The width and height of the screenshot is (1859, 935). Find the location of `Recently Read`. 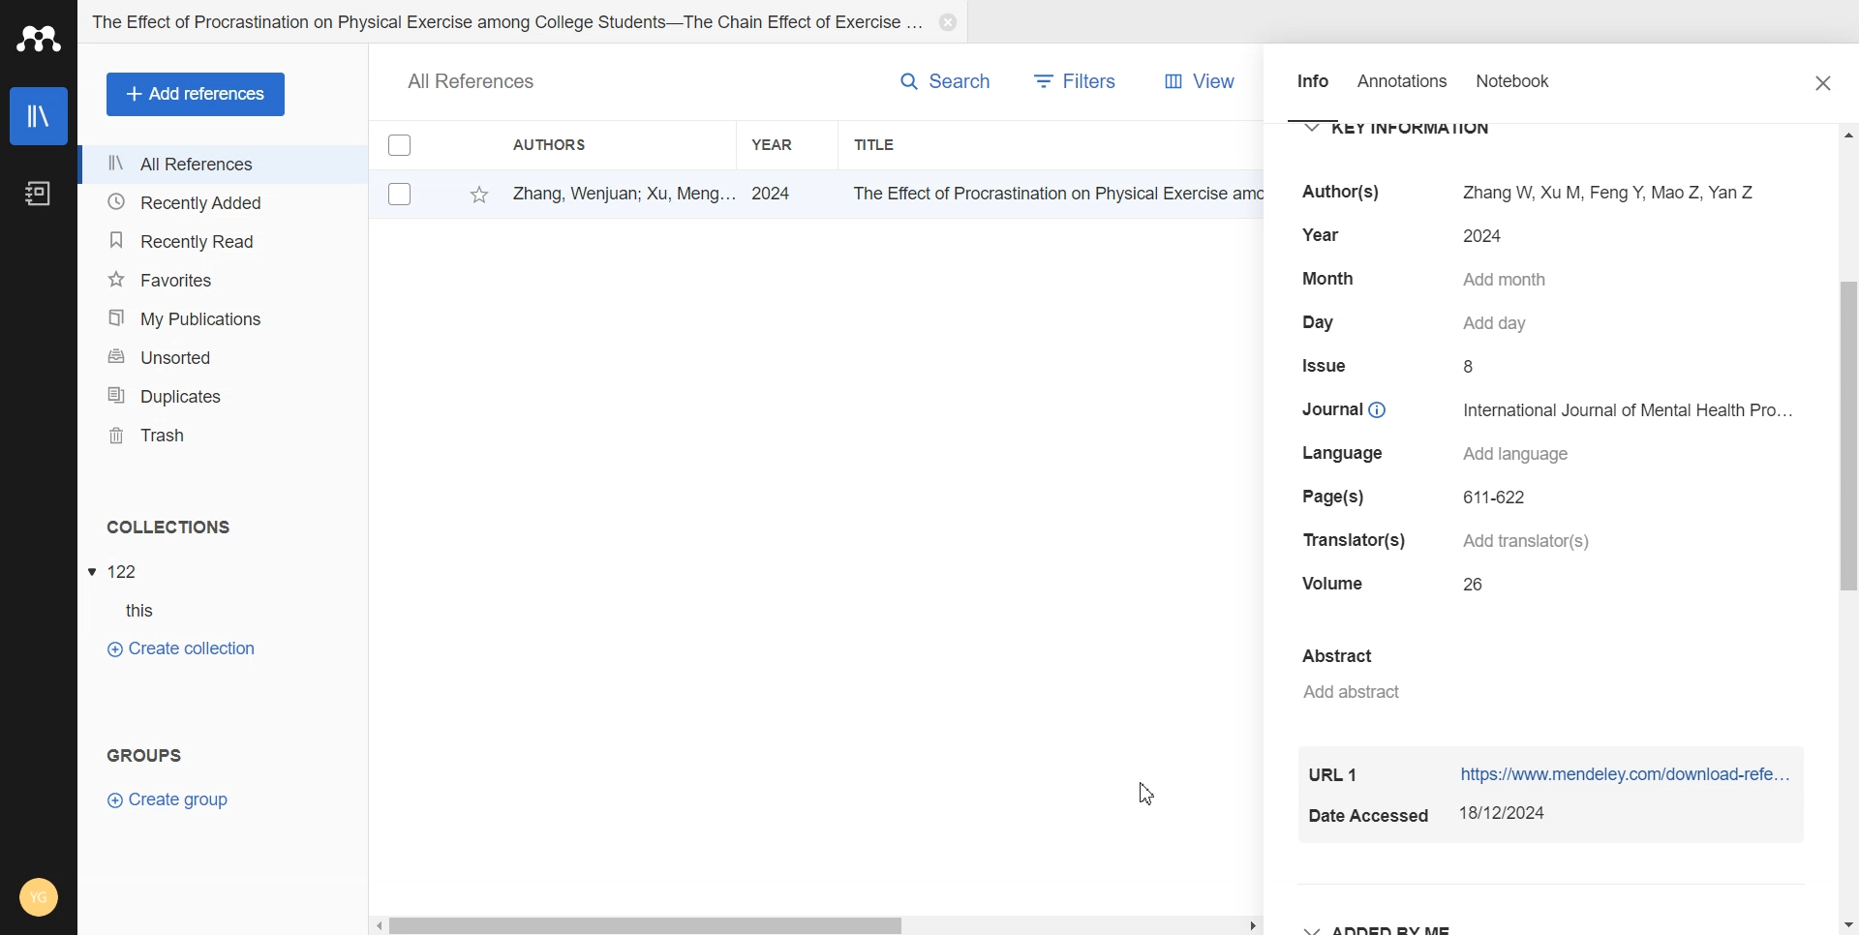

Recently Read is located at coordinates (222, 239).